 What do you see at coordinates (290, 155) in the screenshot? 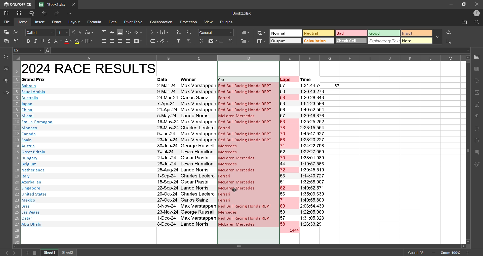
I see `laps` at bounding box center [290, 155].